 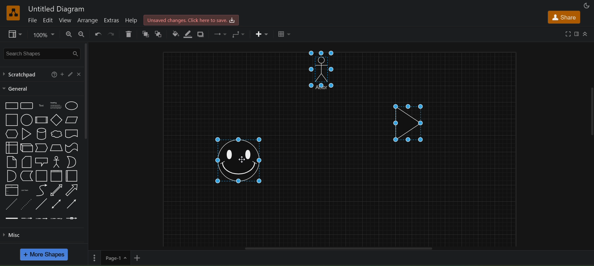 What do you see at coordinates (58, 8) in the screenshot?
I see `untitled diagram` at bounding box center [58, 8].